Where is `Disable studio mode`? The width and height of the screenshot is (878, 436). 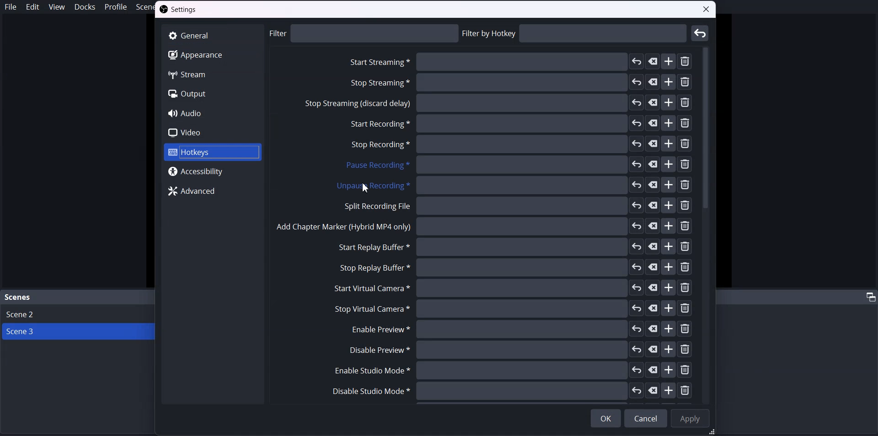
Disable studio mode is located at coordinates (510, 391).